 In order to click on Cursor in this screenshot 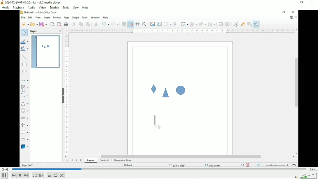, I will do `click(24, 90)`.